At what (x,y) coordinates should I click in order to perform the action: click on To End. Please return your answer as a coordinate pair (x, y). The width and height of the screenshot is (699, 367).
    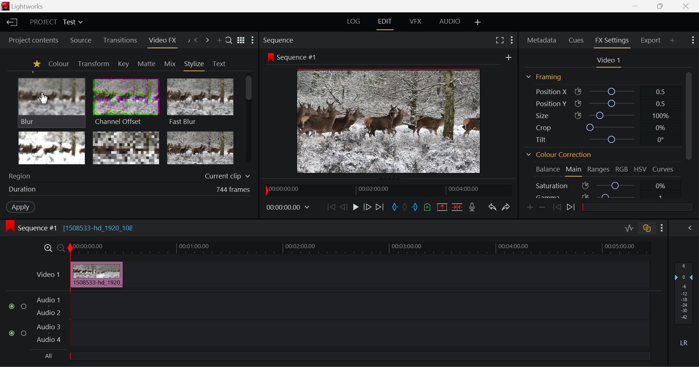
    Looking at the image, I should click on (380, 206).